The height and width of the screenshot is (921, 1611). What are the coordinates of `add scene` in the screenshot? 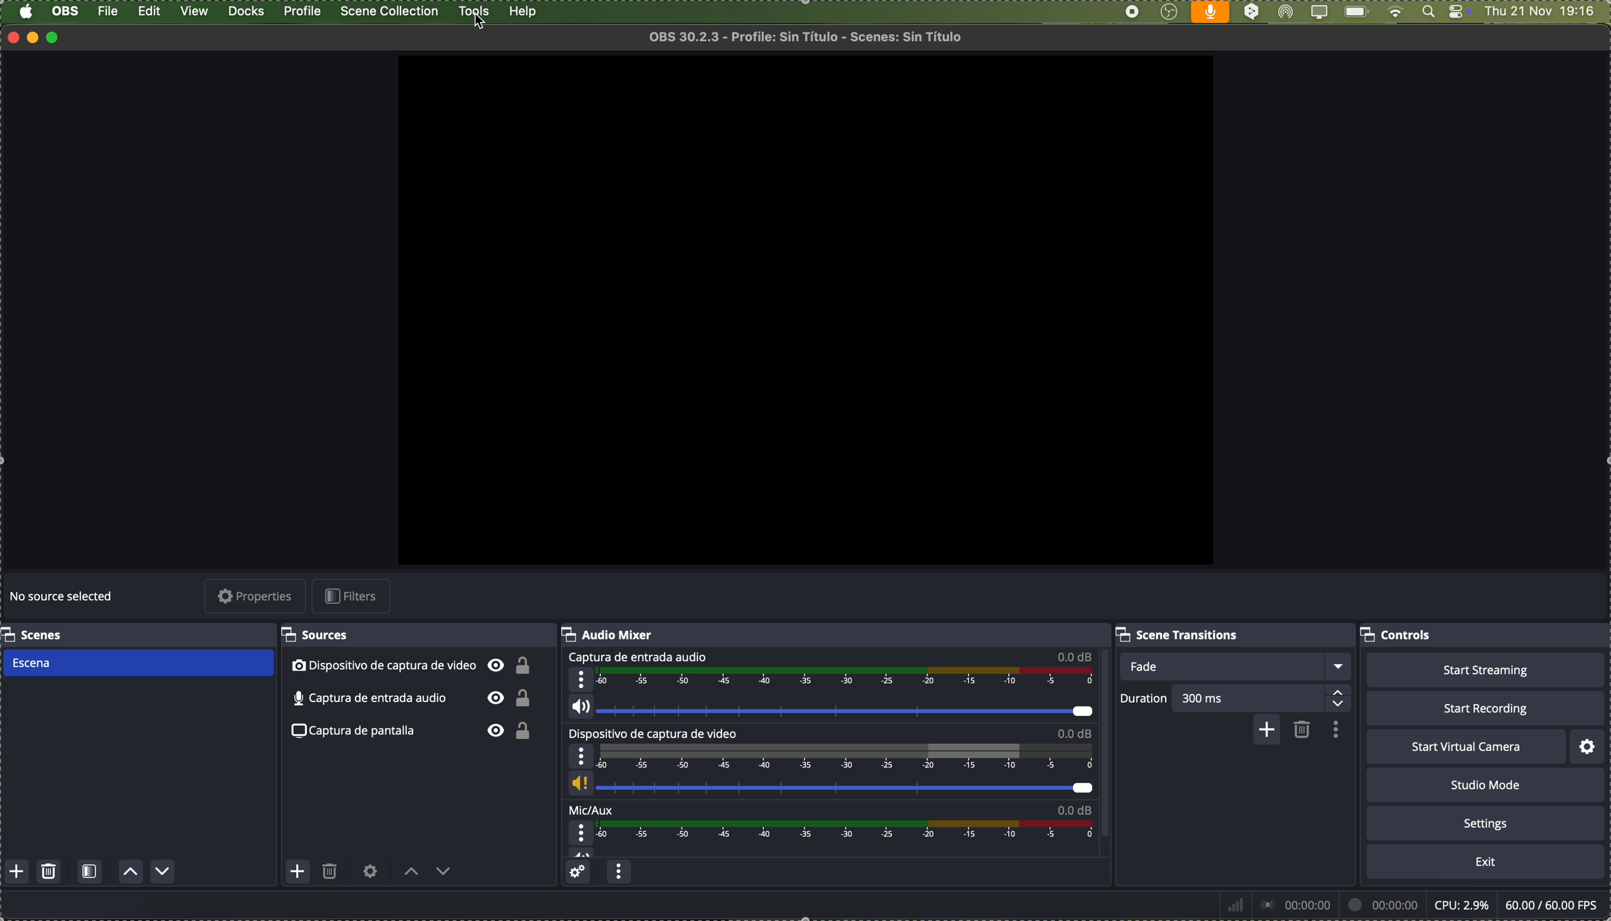 It's located at (17, 872).